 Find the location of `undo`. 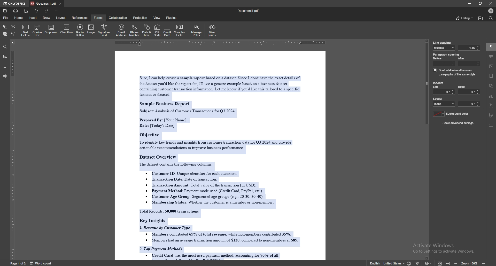

undo is located at coordinates (37, 11).